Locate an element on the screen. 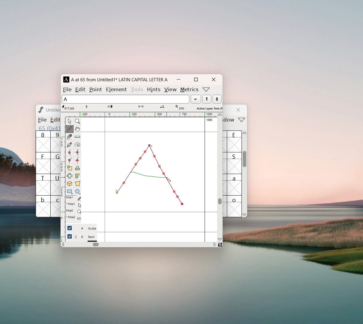  polygon or star is located at coordinates (78, 192).